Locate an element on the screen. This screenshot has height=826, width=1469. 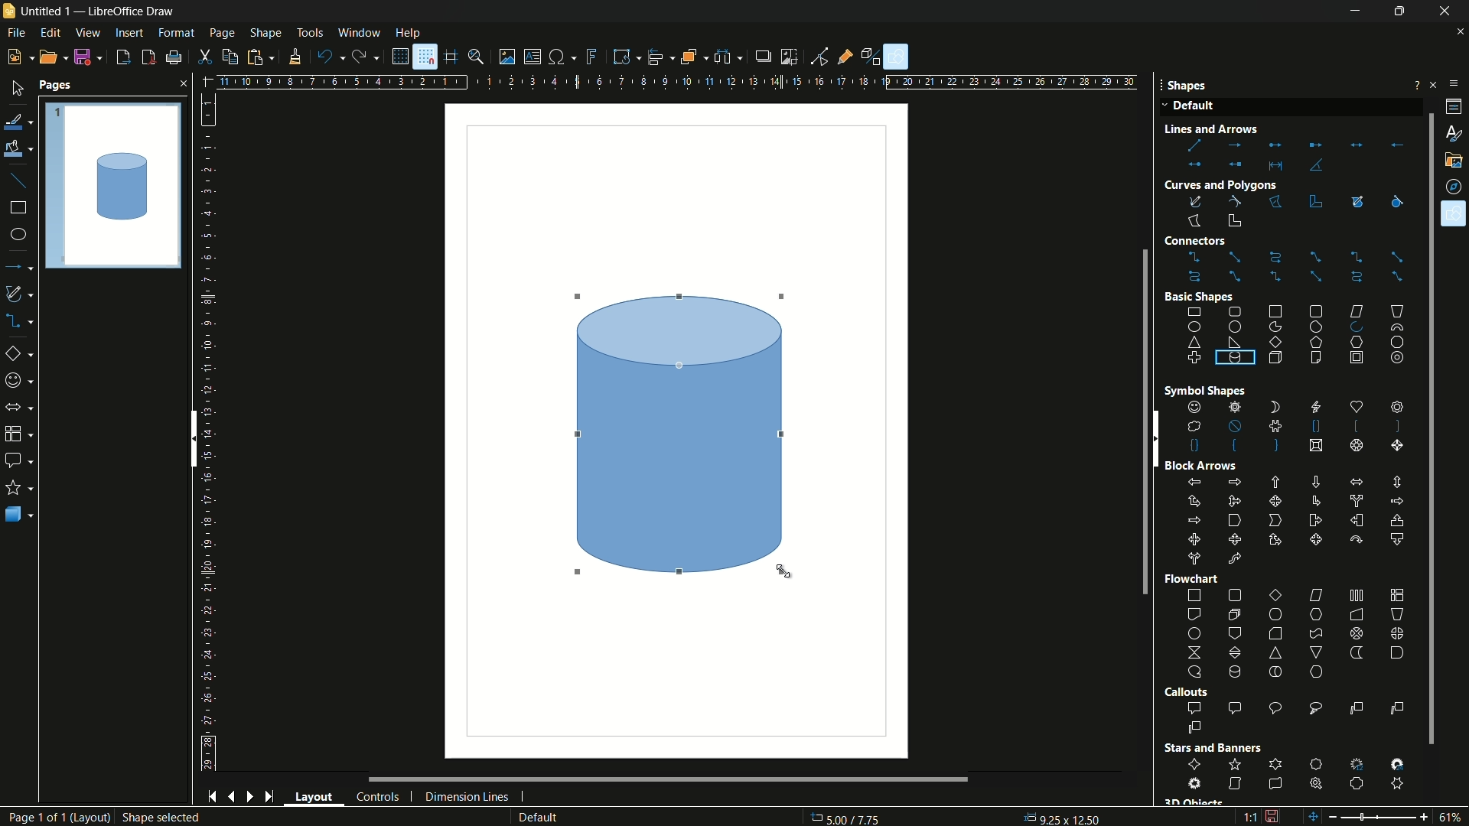
flow chart is located at coordinates (22, 434).